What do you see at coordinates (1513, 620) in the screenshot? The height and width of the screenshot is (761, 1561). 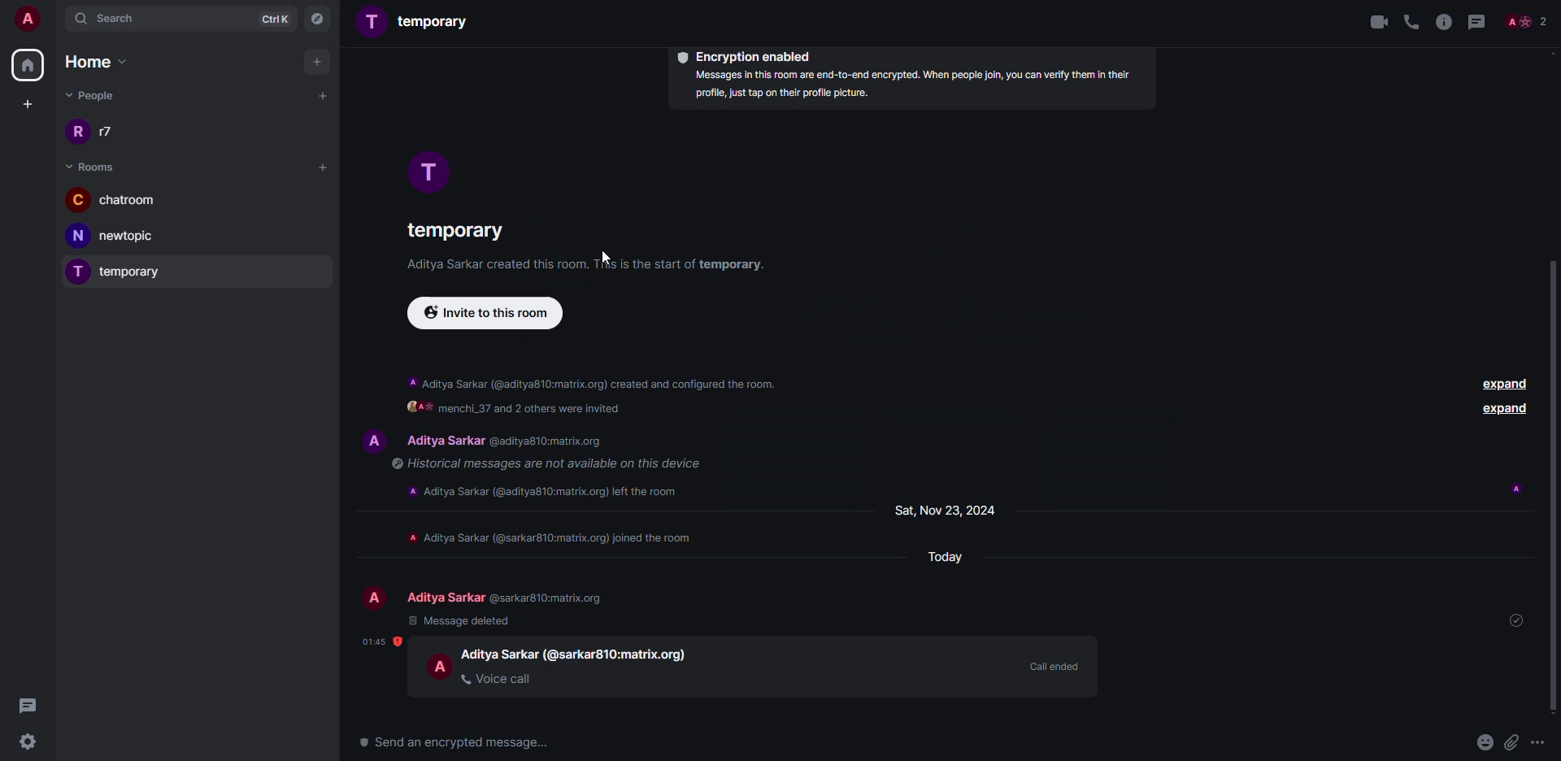 I see `sent` at bounding box center [1513, 620].